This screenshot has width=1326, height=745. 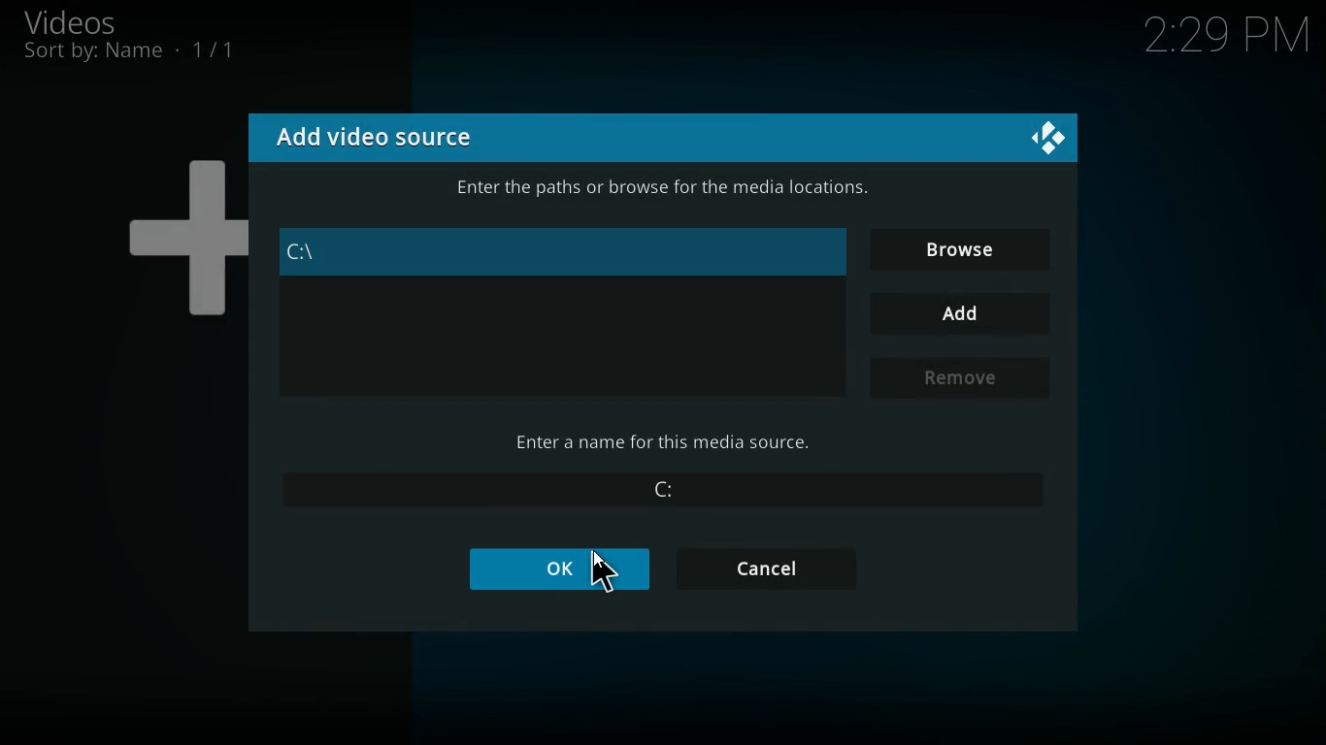 I want to click on 2:29 PM, so click(x=1227, y=40).